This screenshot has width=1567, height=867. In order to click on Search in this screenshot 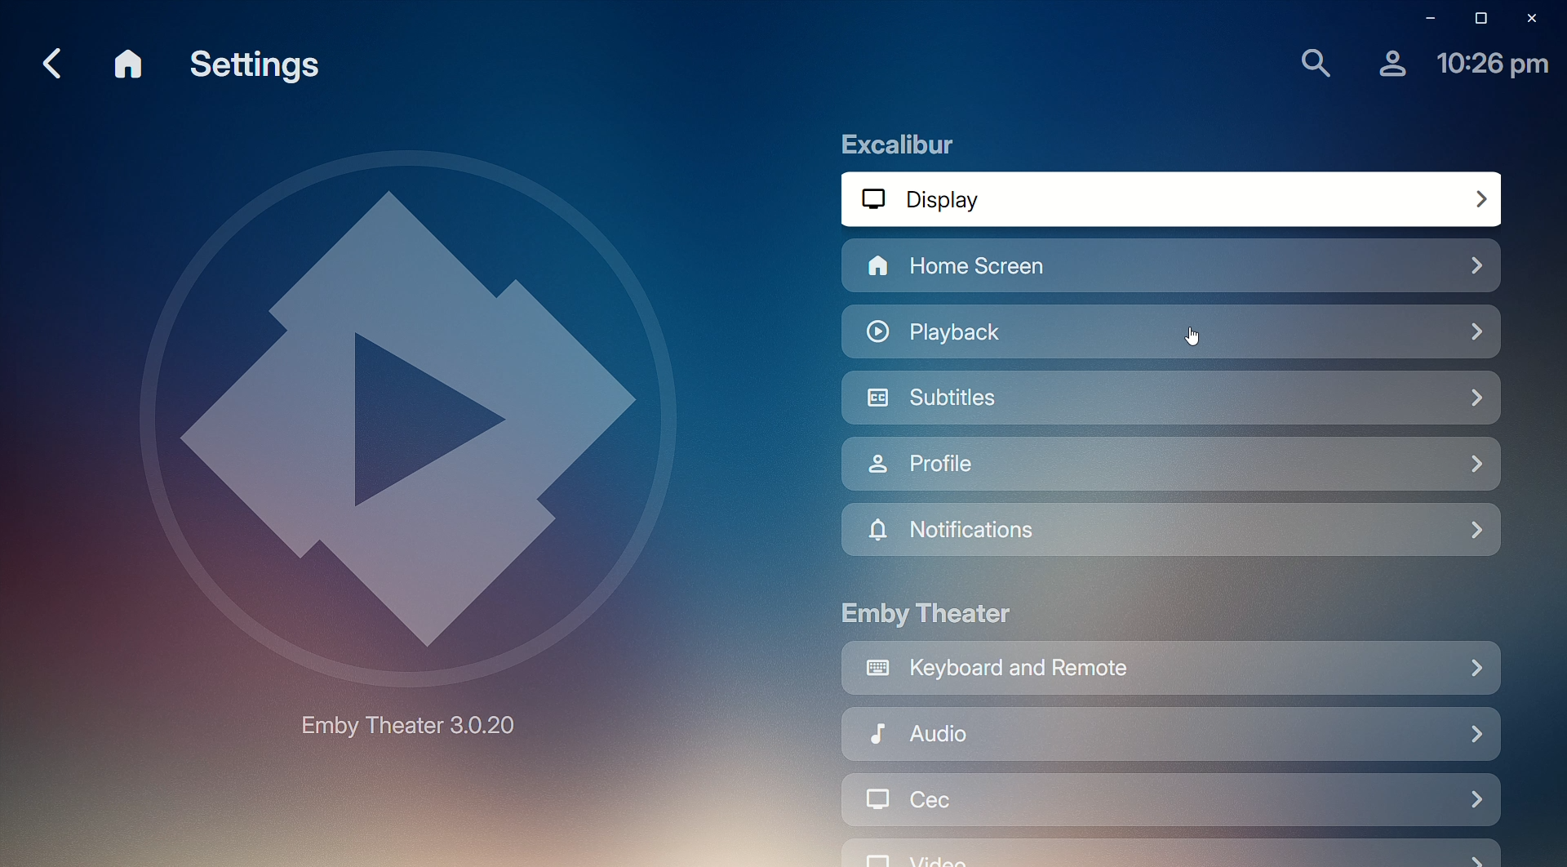, I will do `click(1313, 64)`.